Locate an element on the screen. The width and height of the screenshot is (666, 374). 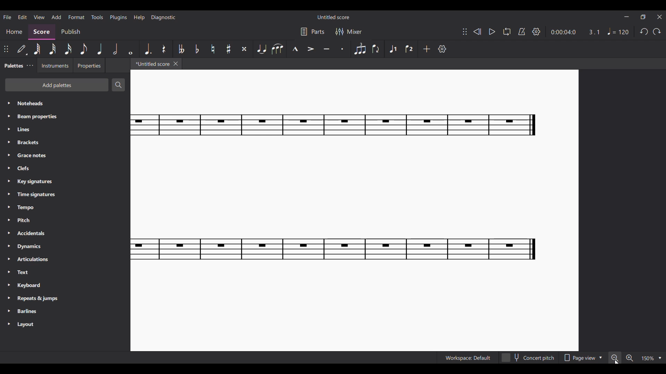
Current score is located at coordinates (334, 186).